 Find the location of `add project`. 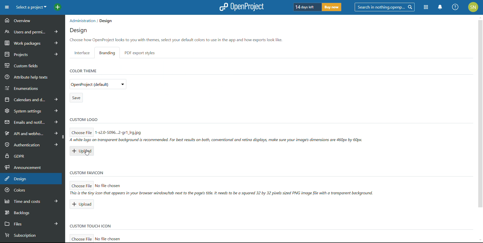

add project is located at coordinates (58, 7).